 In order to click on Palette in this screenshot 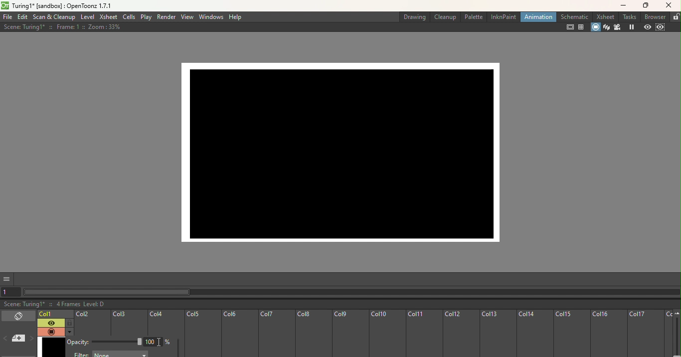, I will do `click(474, 16)`.